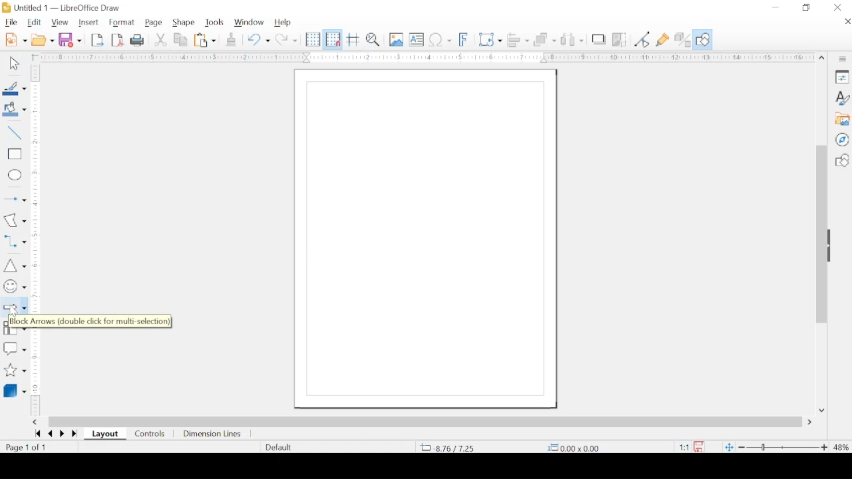  Describe the element at coordinates (842, 98) in the screenshot. I see `styles` at that location.